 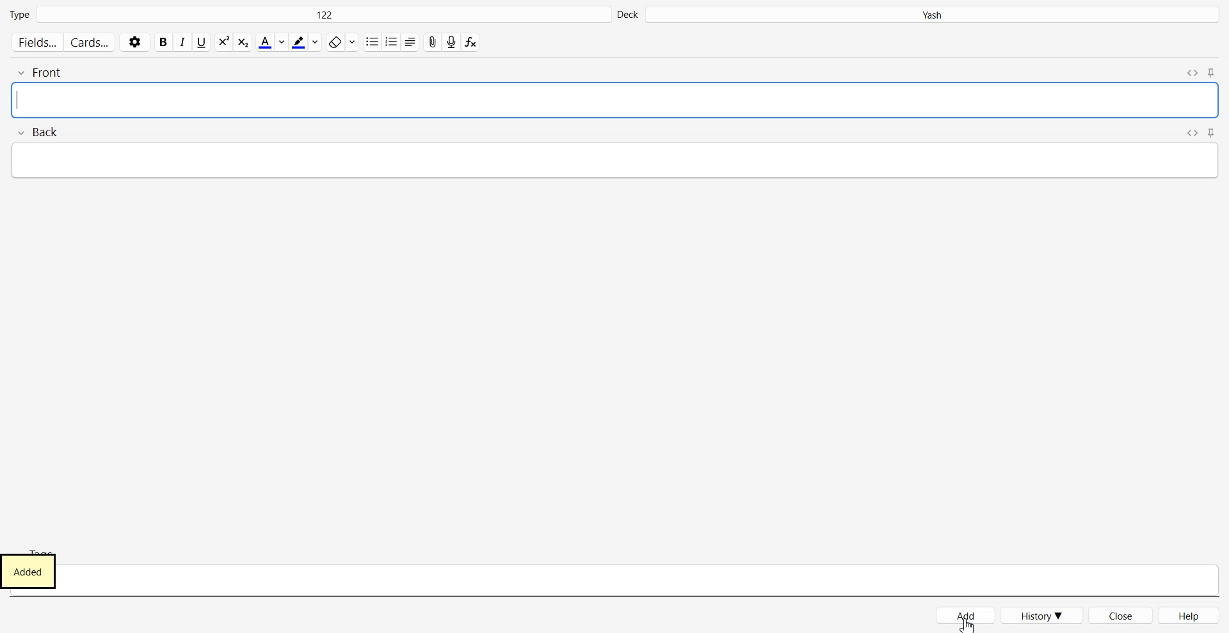 I want to click on Back, so click(x=615, y=153).